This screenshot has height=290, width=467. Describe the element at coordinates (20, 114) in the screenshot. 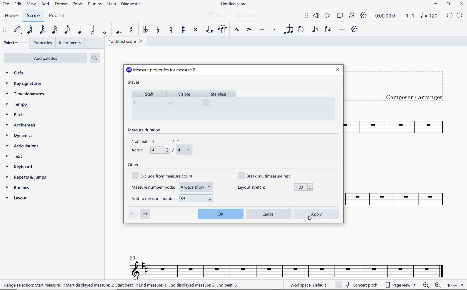

I see `PITCH` at that location.